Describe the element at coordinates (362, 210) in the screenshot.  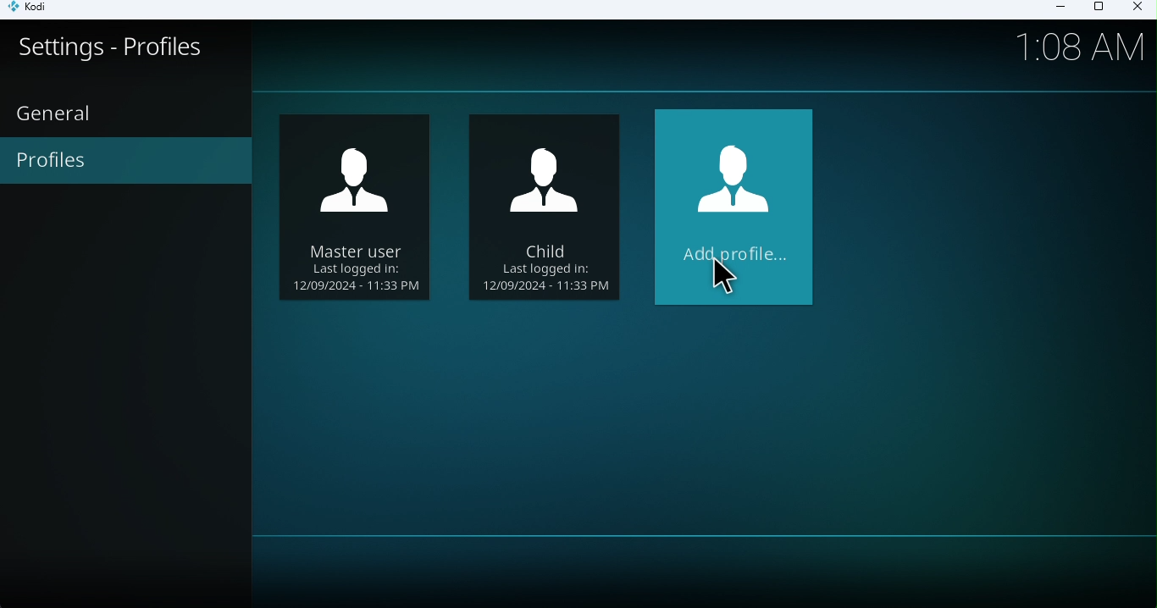
I see `Child` at that location.